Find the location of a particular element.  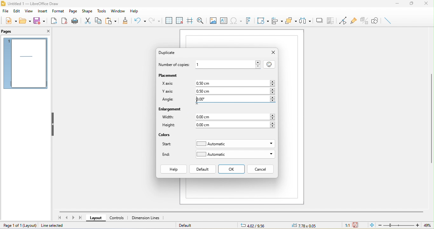

page 1 of 1 is located at coordinates (20, 225).